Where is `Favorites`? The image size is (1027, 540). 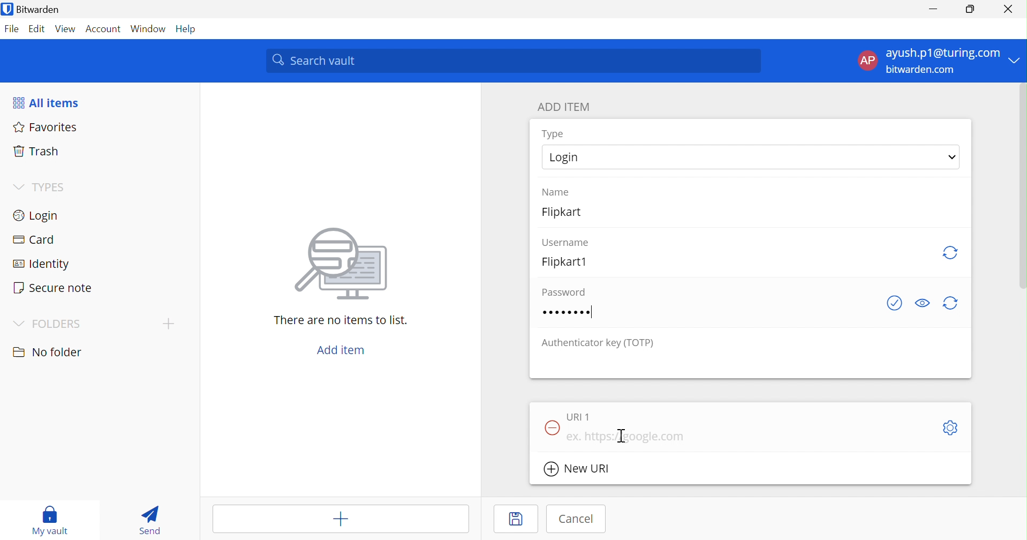 Favorites is located at coordinates (47, 128).